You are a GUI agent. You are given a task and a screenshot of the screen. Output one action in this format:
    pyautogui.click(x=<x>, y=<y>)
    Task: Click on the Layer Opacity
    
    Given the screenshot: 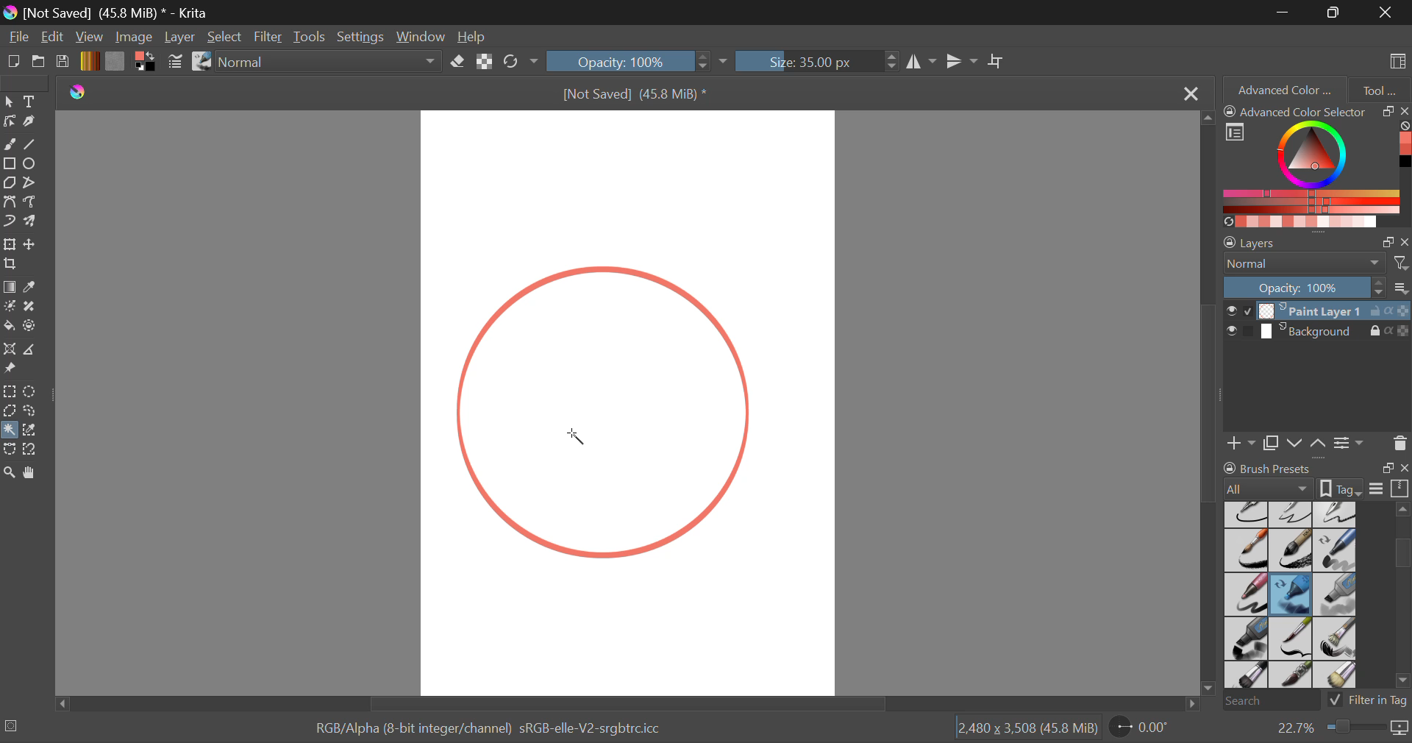 What is the action you would take?
    pyautogui.click(x=1316, y=287)
    